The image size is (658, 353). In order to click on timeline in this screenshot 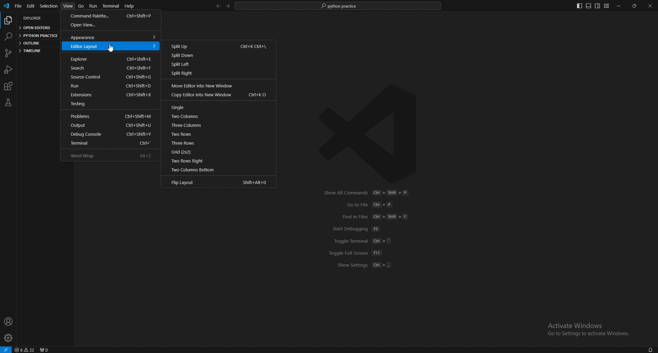, I will do `click(38, 51)`.